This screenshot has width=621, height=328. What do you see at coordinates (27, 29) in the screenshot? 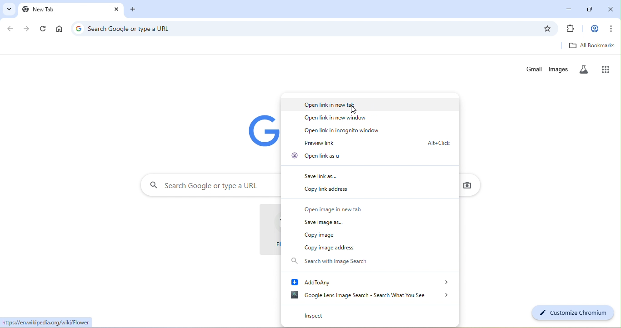
I see `forward` at bounding box center [27, 29].